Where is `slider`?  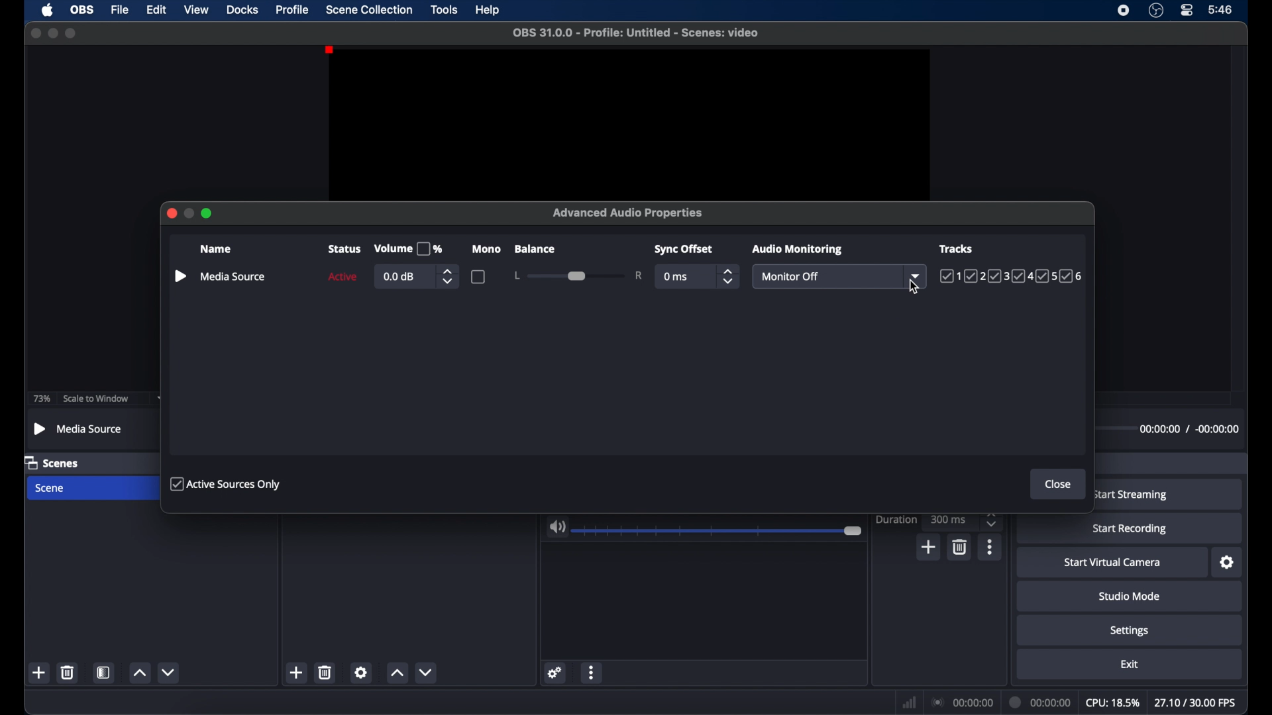
slider is located at coordinates (578, 275).